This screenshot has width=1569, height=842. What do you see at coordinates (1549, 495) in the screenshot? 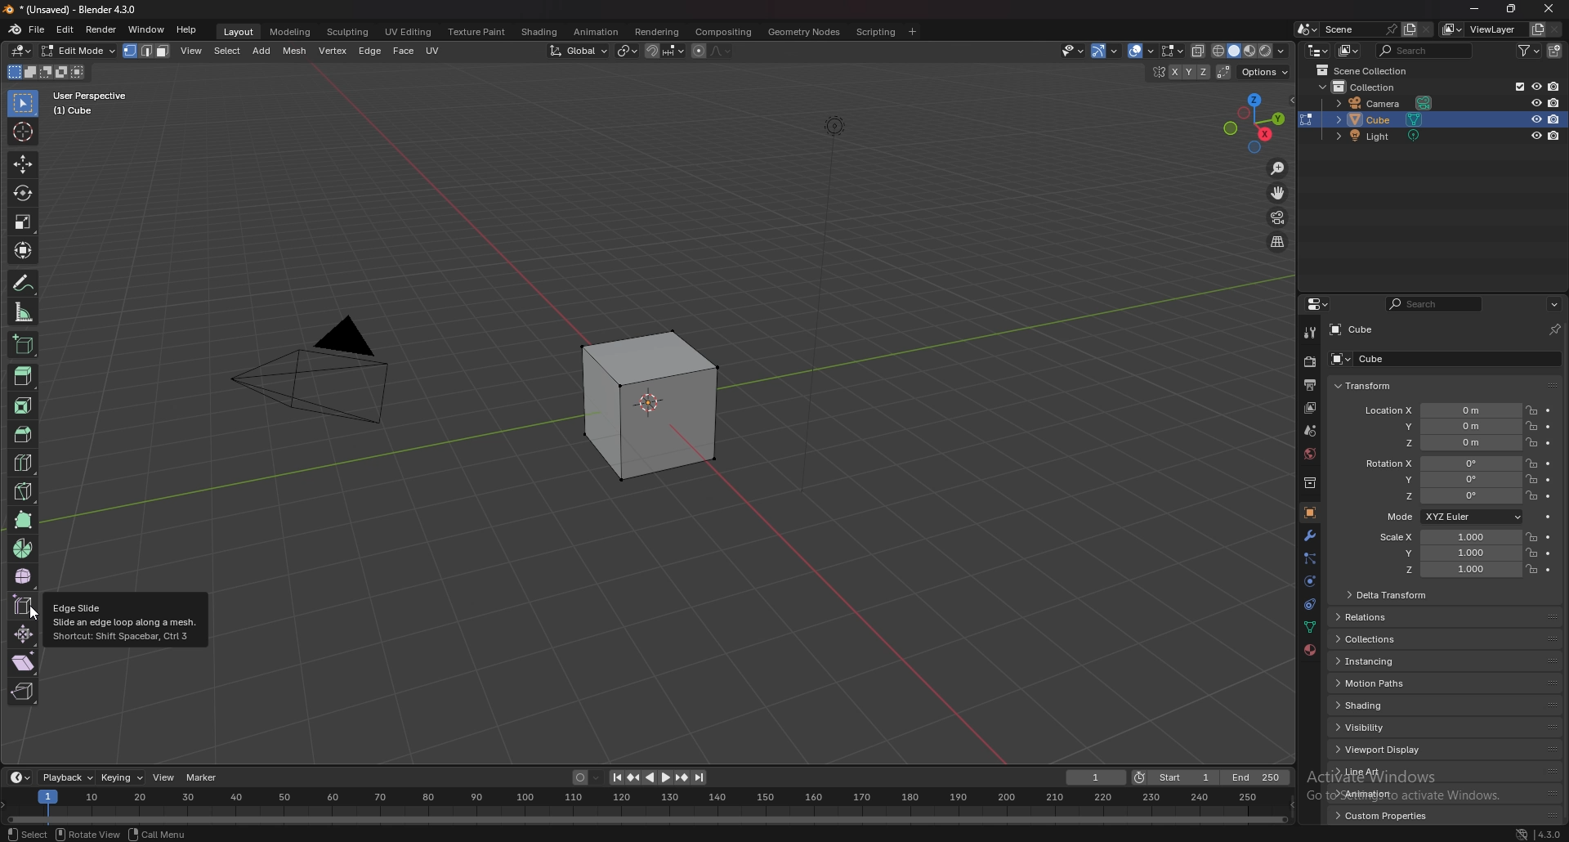
I see `animate property` at bounding box center [1549, 495].